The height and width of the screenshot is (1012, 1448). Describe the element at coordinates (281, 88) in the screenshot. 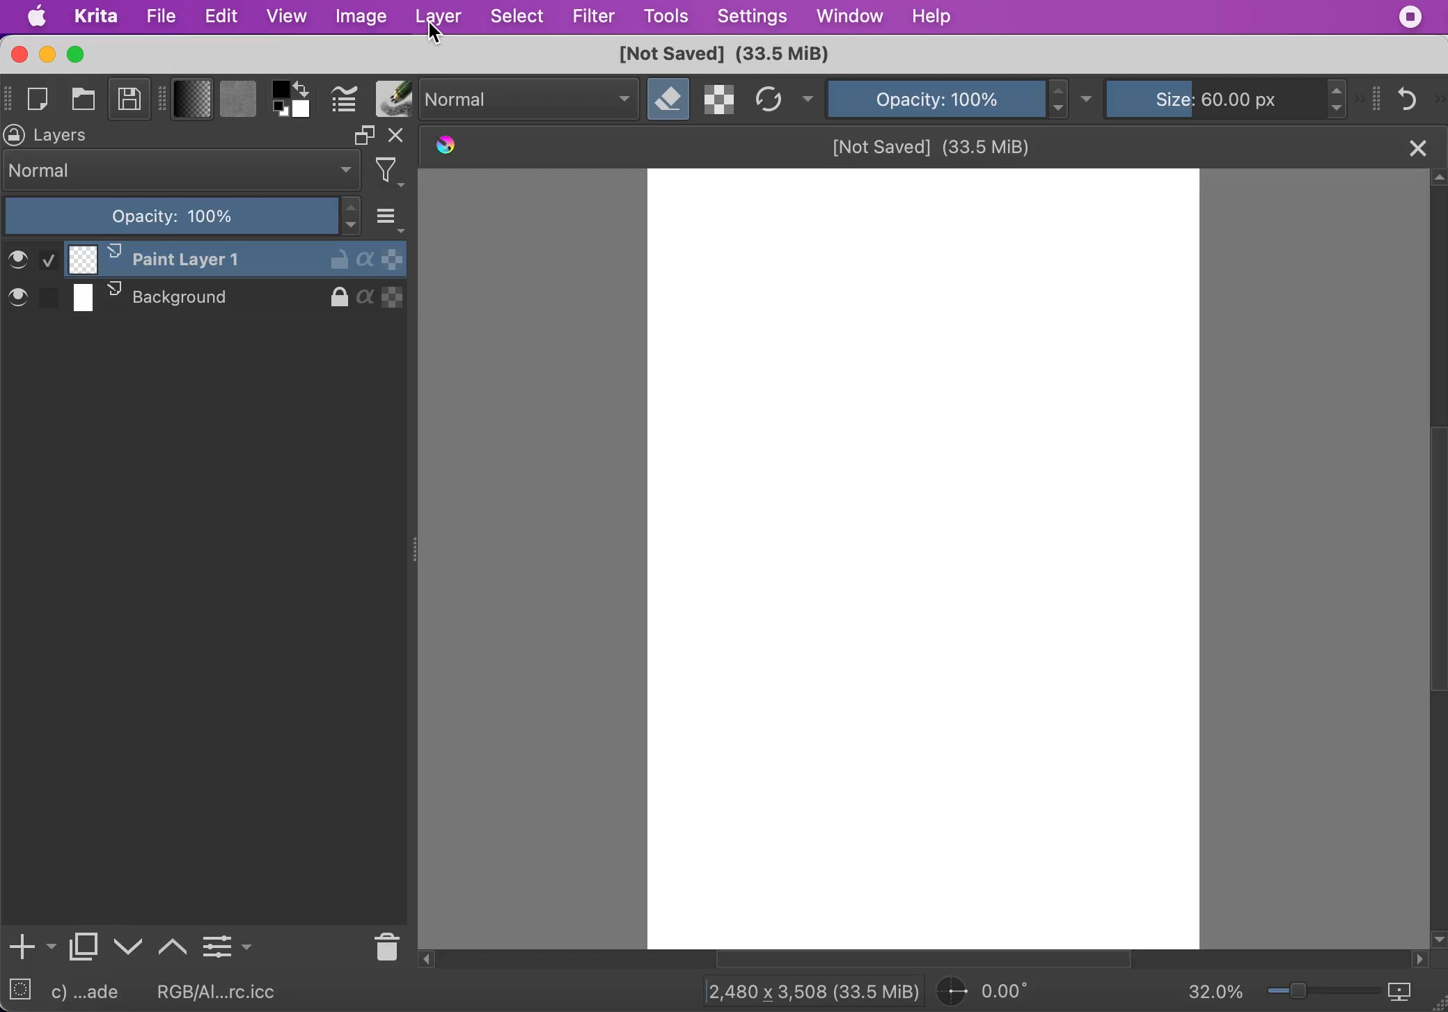

I see `set foreground color` at that location.